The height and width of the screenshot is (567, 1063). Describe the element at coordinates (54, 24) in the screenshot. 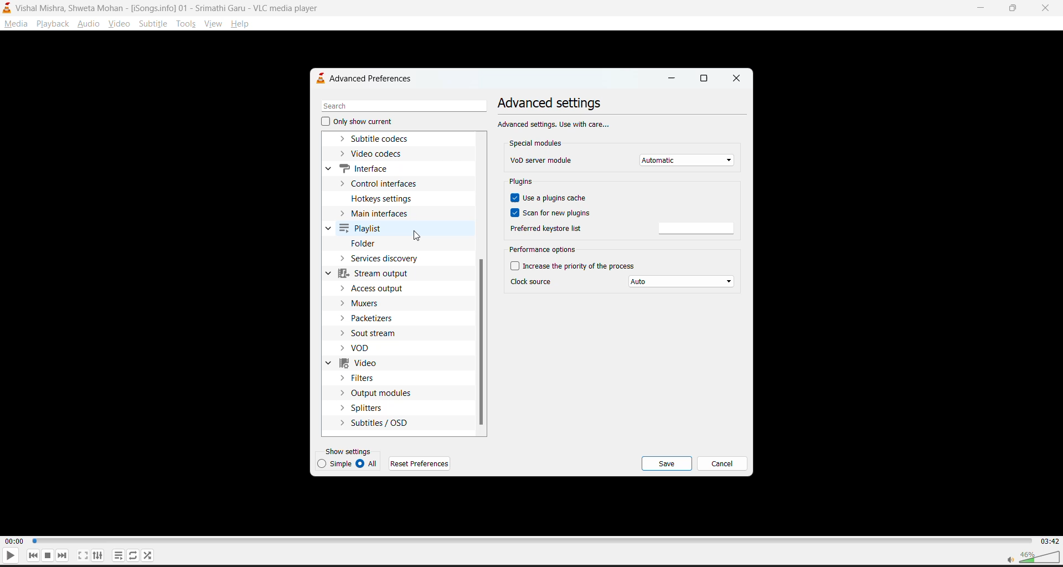

I see `playback` at that location.